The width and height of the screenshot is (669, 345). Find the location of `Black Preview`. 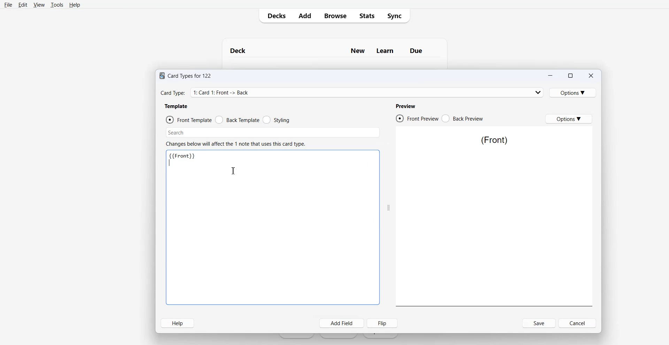

Black Preview is located at coordinates (462, 118).